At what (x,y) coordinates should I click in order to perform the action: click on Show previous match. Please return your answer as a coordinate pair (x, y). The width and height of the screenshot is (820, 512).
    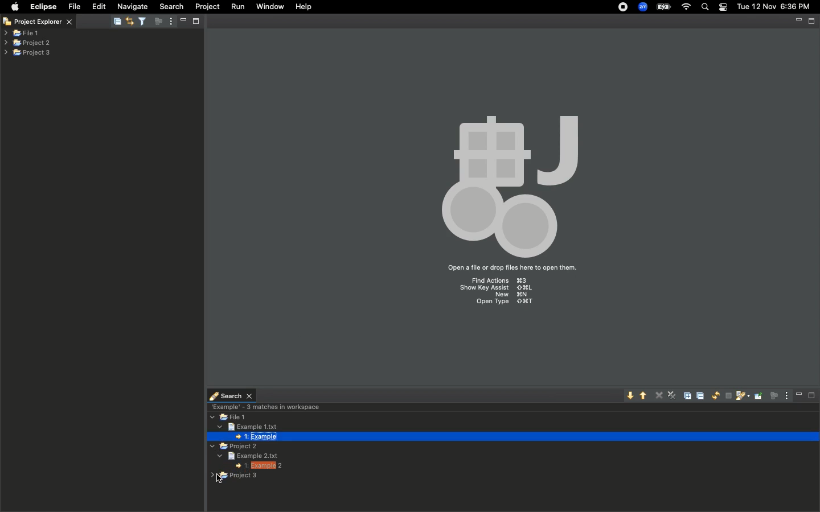
    Looking at the image, I should click on (645, 395).